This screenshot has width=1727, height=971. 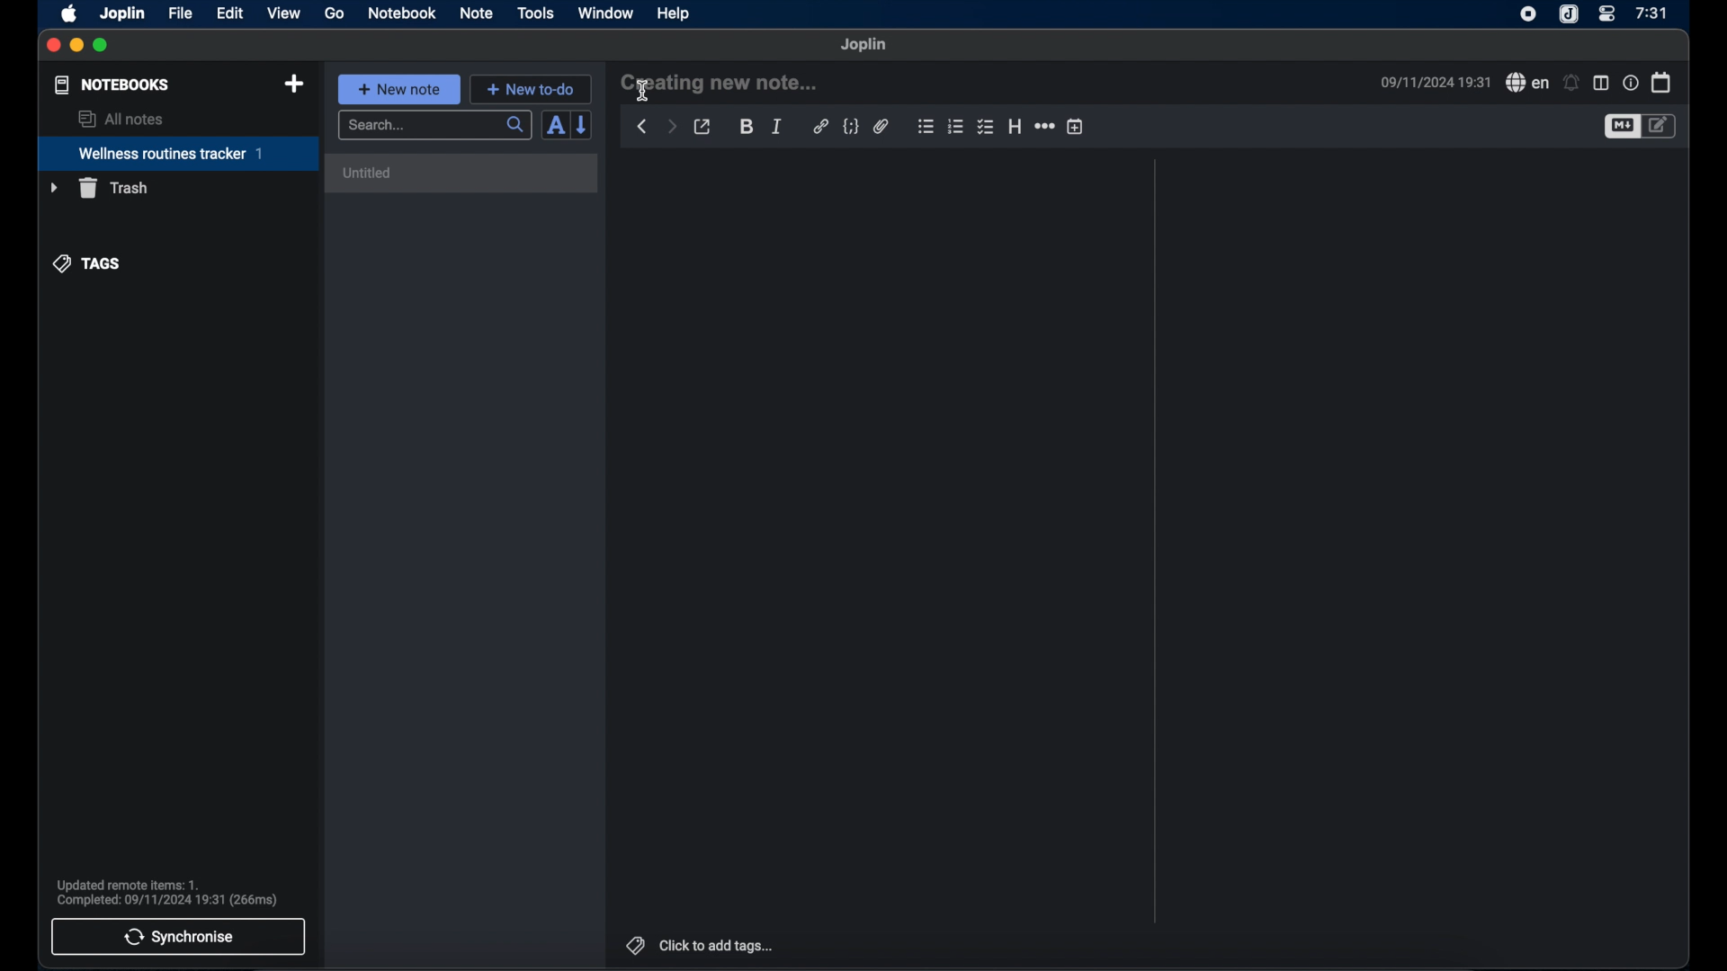 I want to click on toggle editors, so click(x=1662, y=127).